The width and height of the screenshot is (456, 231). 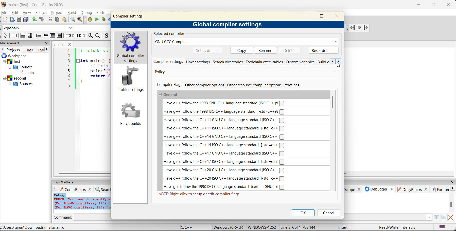 What do you see at coordinates (169, 95) in the screenshot?
I see `general` at bounding box center [169, 95].